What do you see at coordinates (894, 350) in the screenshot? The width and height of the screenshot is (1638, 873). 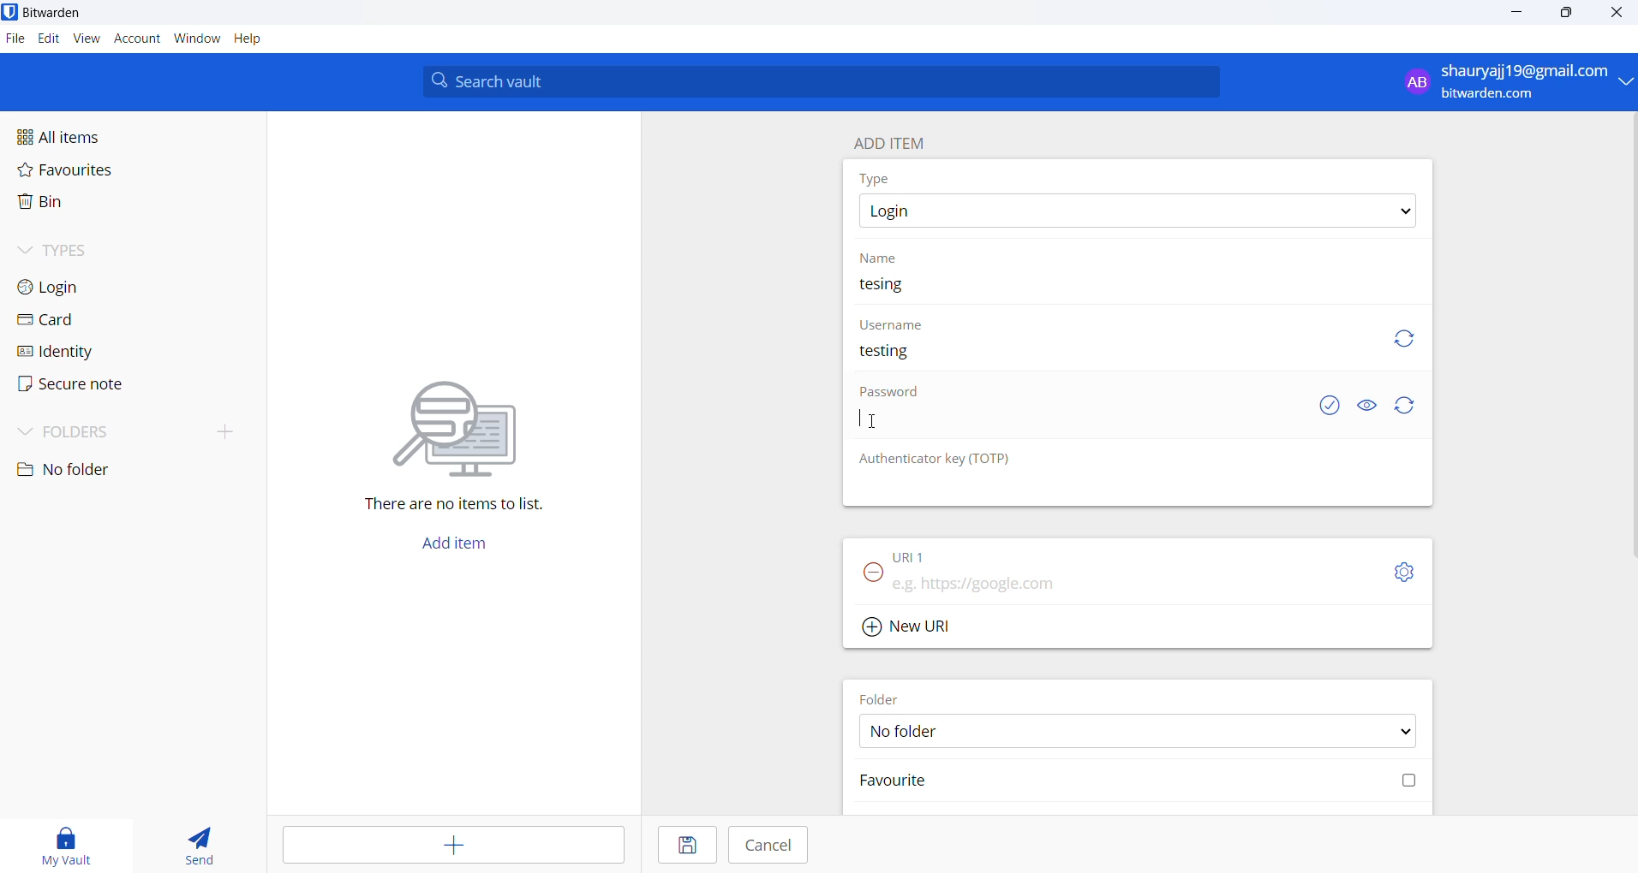 I see `entered username` at bounding box center [894, 350].